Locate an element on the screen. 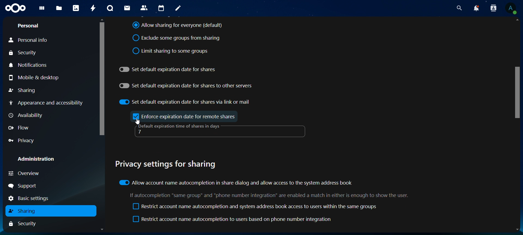  dashboard is located at coordinates (41, 10).